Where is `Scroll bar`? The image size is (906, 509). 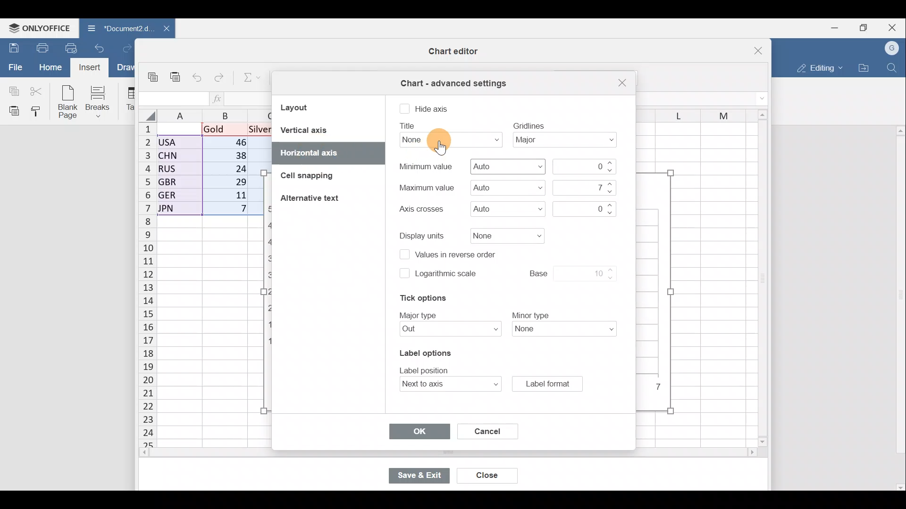
Scroll bar is located at coordinates (898, 308).